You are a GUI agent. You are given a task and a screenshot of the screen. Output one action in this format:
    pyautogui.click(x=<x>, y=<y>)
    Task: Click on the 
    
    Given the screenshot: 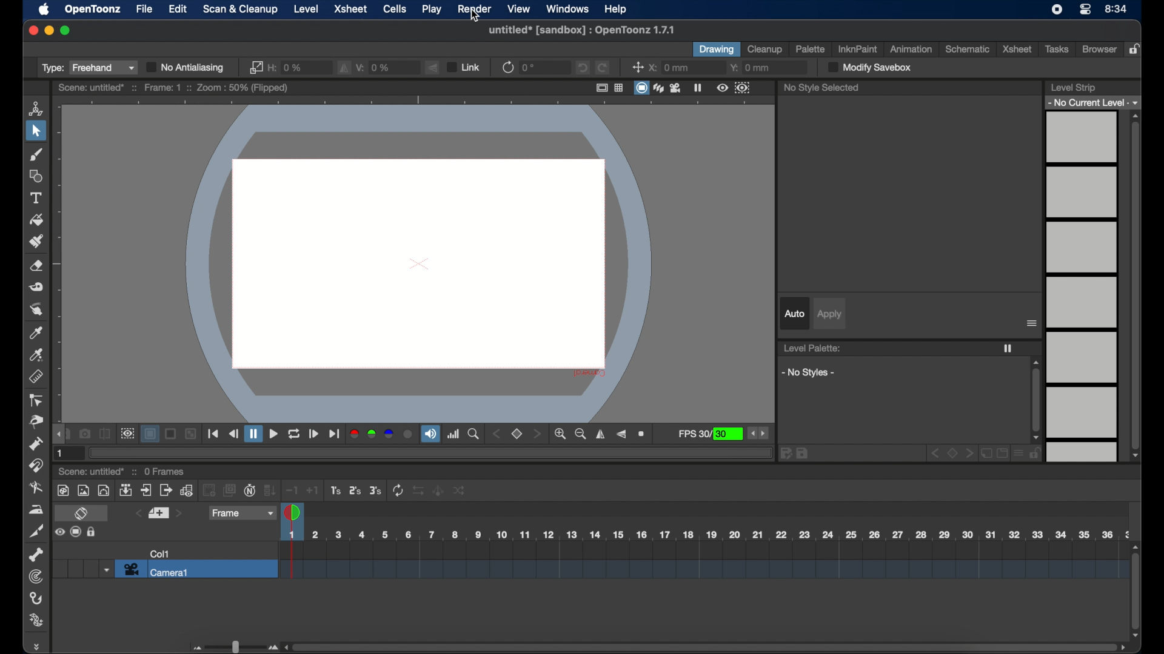 What is the action you would take?
    pyautogui.click(x=786, y=454)
    